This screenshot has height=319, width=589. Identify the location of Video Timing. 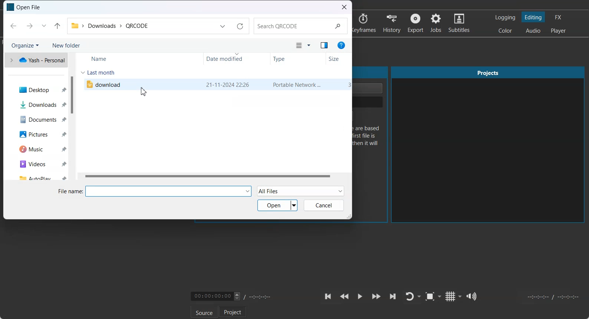
(549, 297).